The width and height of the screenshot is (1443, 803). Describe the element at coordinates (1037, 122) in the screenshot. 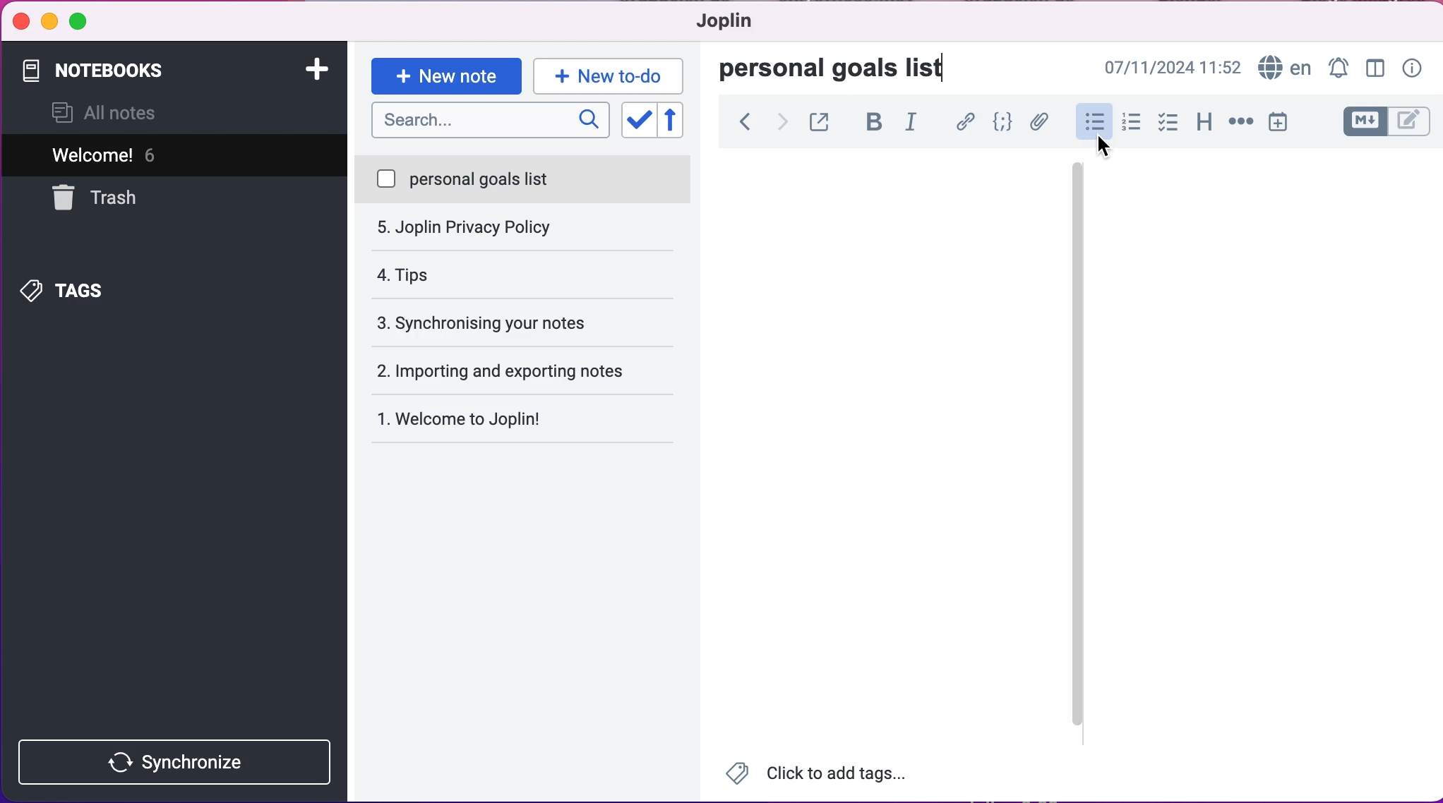

I see `attach file` at that location.